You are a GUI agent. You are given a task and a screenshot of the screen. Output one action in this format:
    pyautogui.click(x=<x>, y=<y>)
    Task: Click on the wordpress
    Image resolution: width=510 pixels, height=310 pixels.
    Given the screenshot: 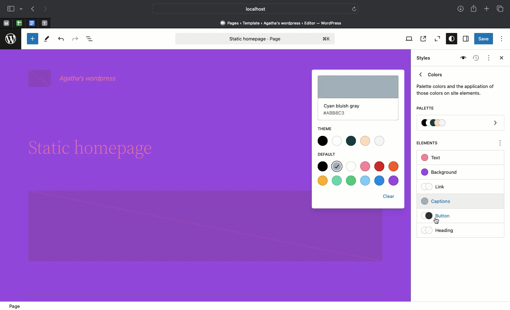 What is the action you would take?
    pyautogui.click(x=11, y=39)
    